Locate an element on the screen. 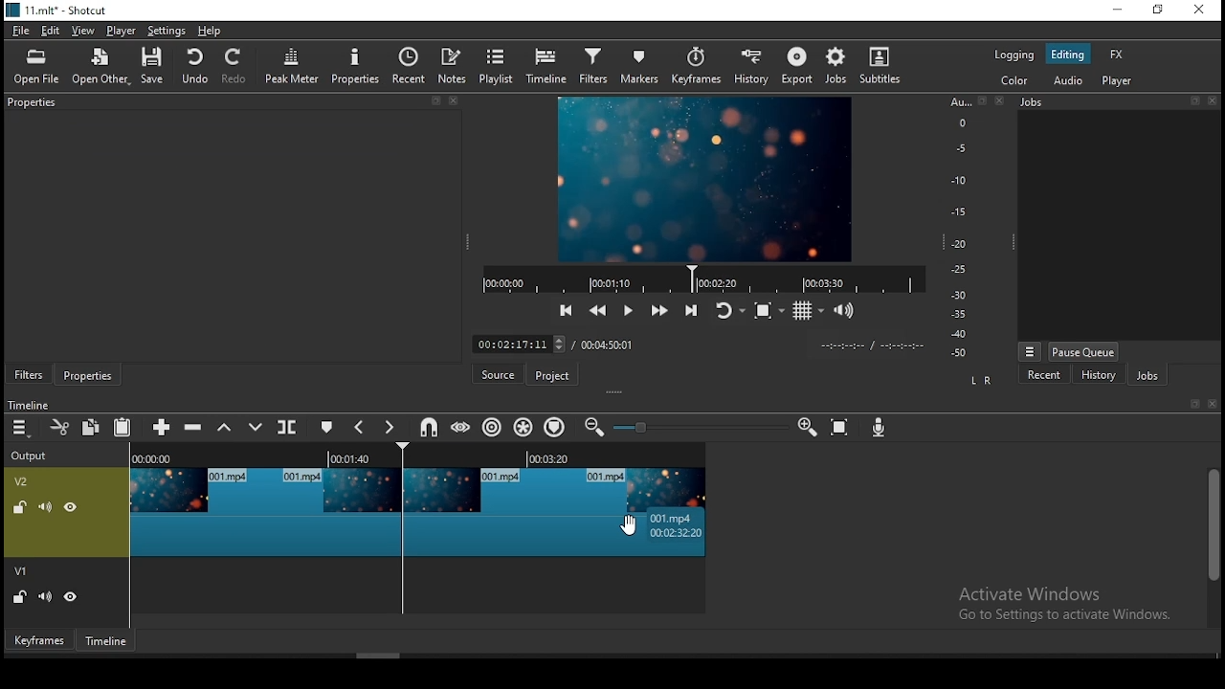 The image size is (1225, 689). minimize is located at coordinates (1116, 11).